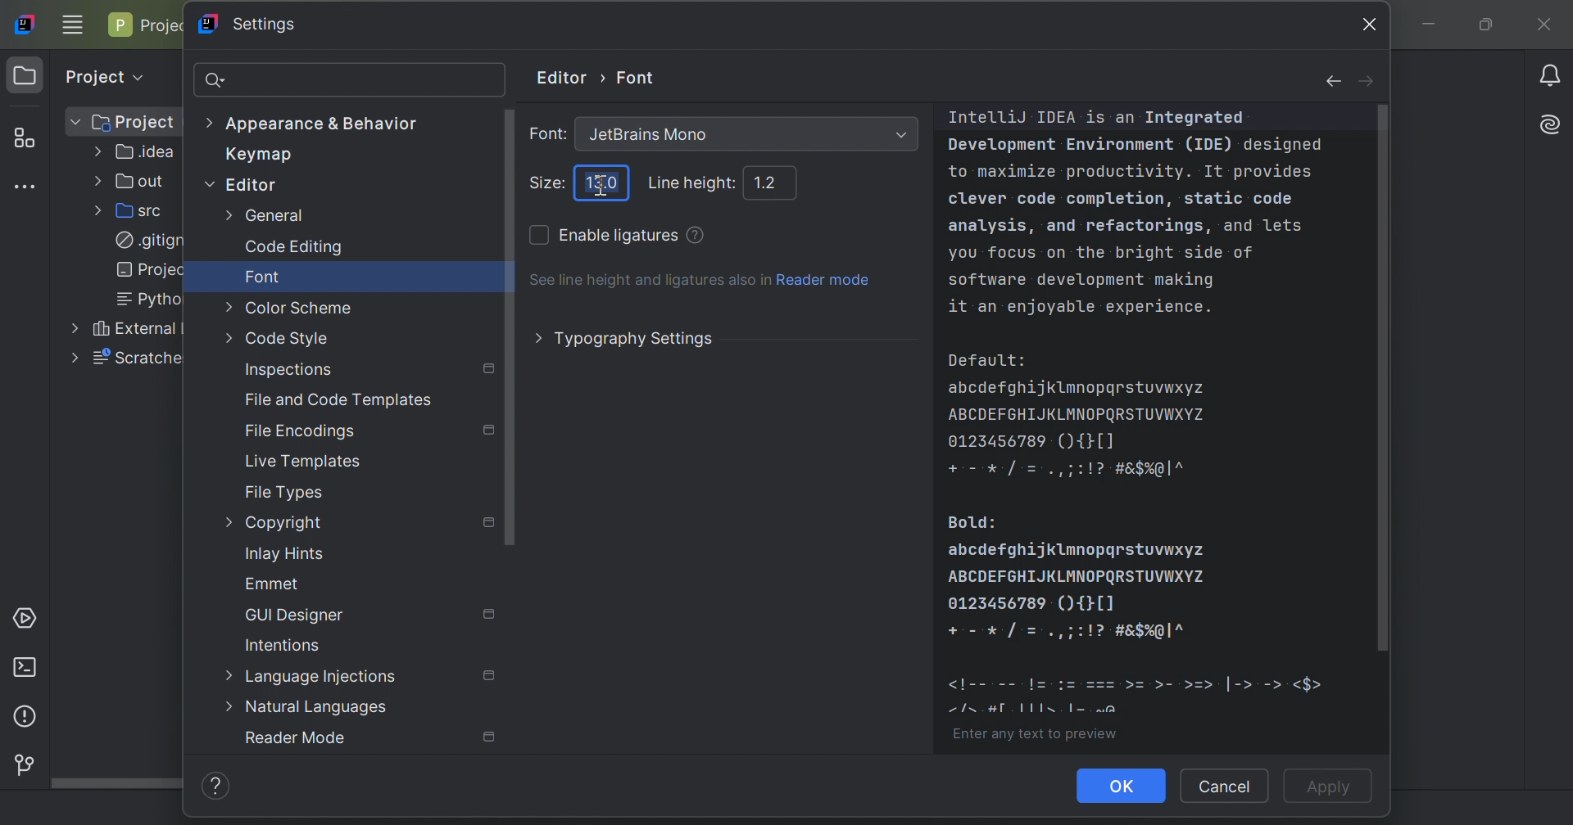 This screenshot has width=1573, height=825. I want to click on Problems, so click(23, 719).